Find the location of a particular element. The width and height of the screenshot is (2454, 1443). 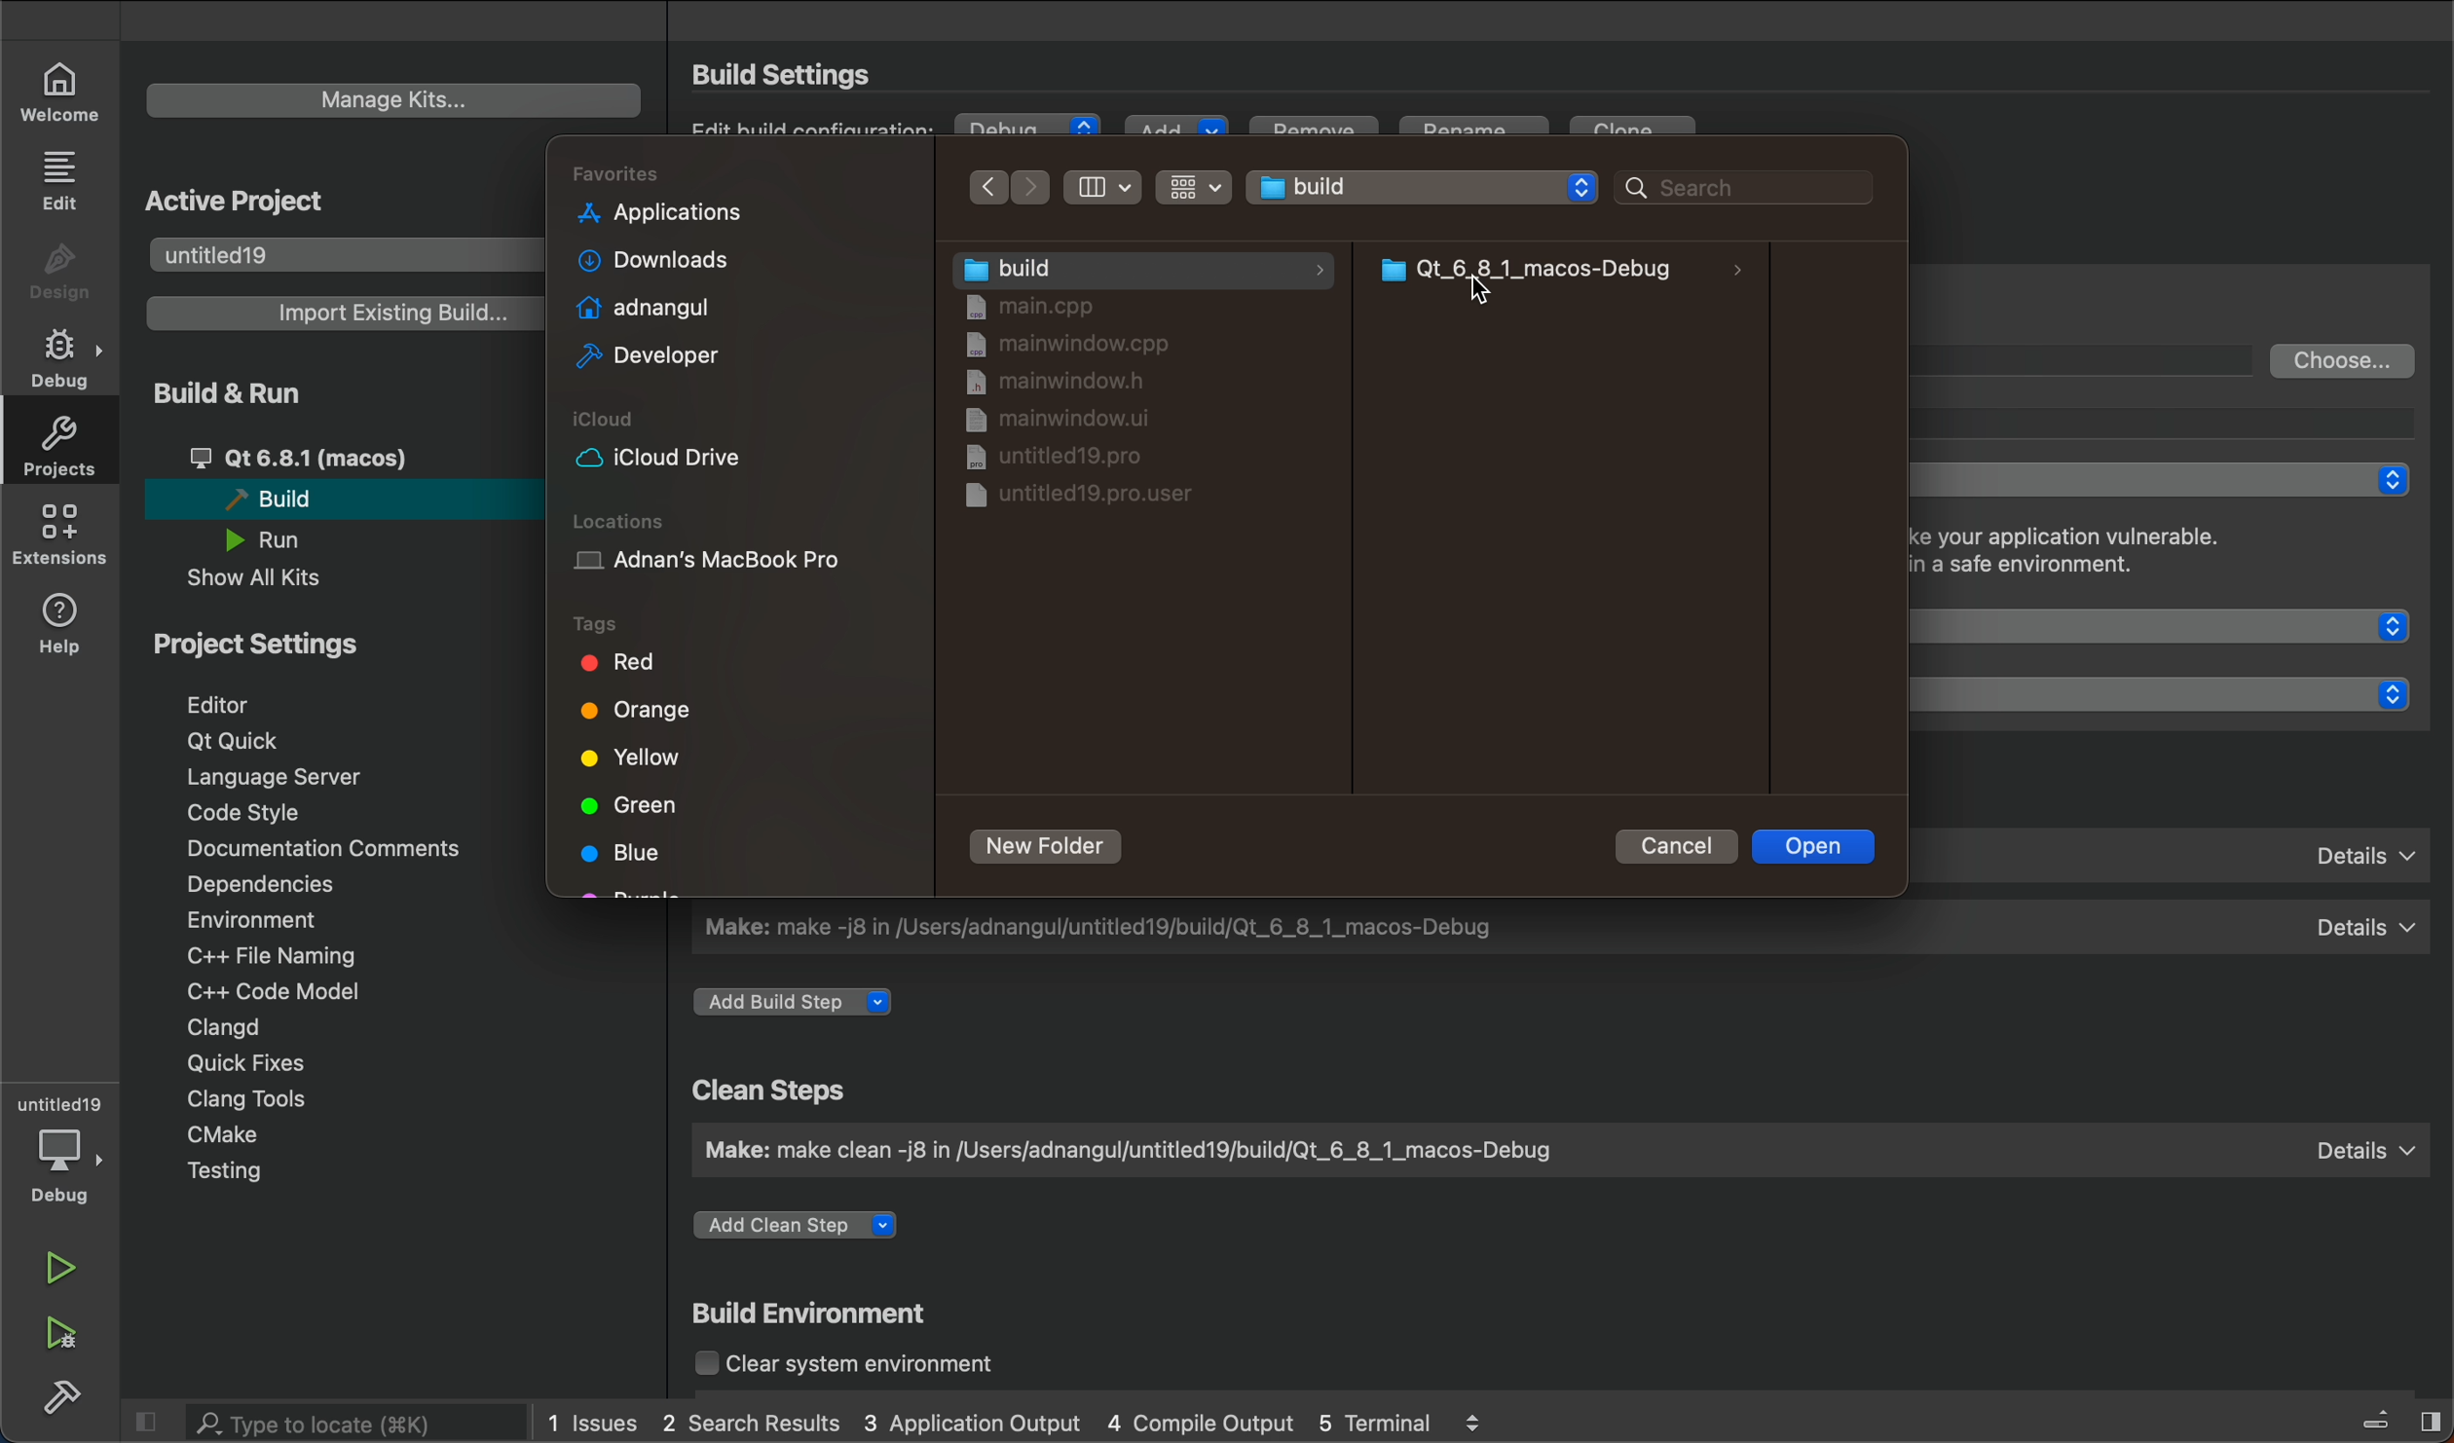

WELCOME is located at coordinates (62, 90).